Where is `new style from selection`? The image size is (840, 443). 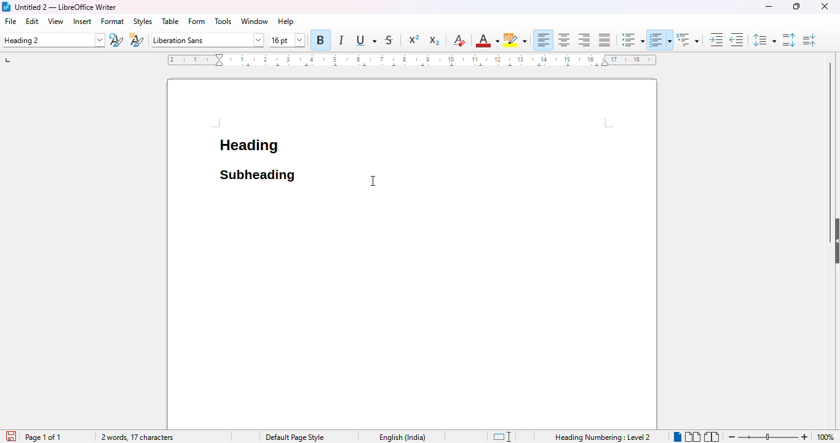
new style from selection is located at coordinates (137, 40).